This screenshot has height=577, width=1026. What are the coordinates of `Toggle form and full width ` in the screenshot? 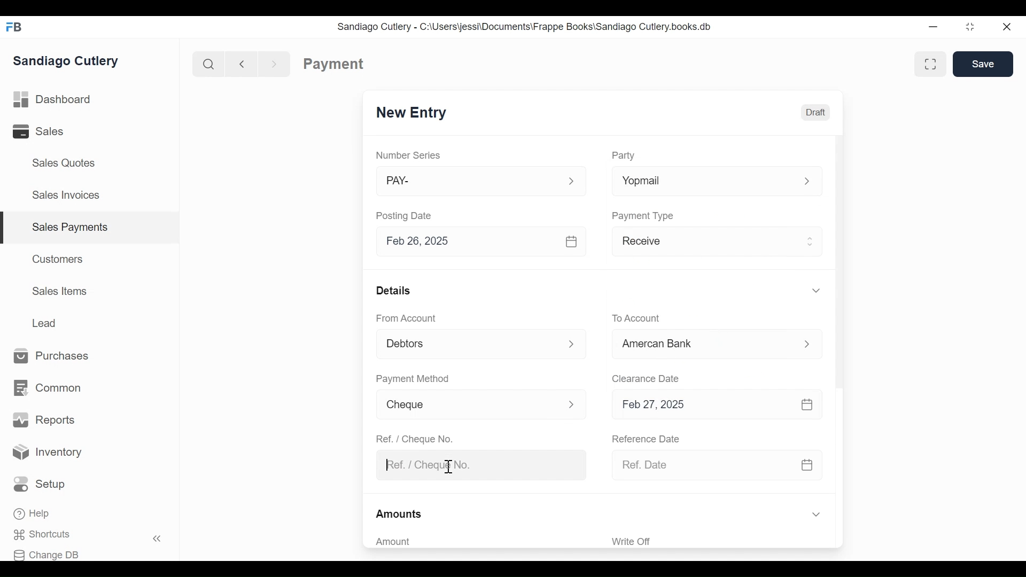 It's located at (934, 62).